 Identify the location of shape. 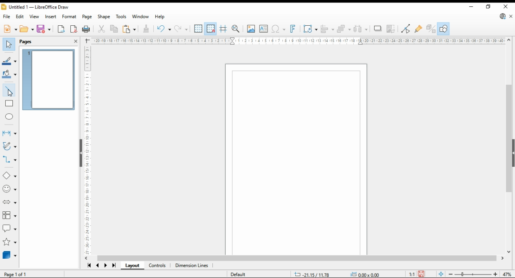
(104, 17).